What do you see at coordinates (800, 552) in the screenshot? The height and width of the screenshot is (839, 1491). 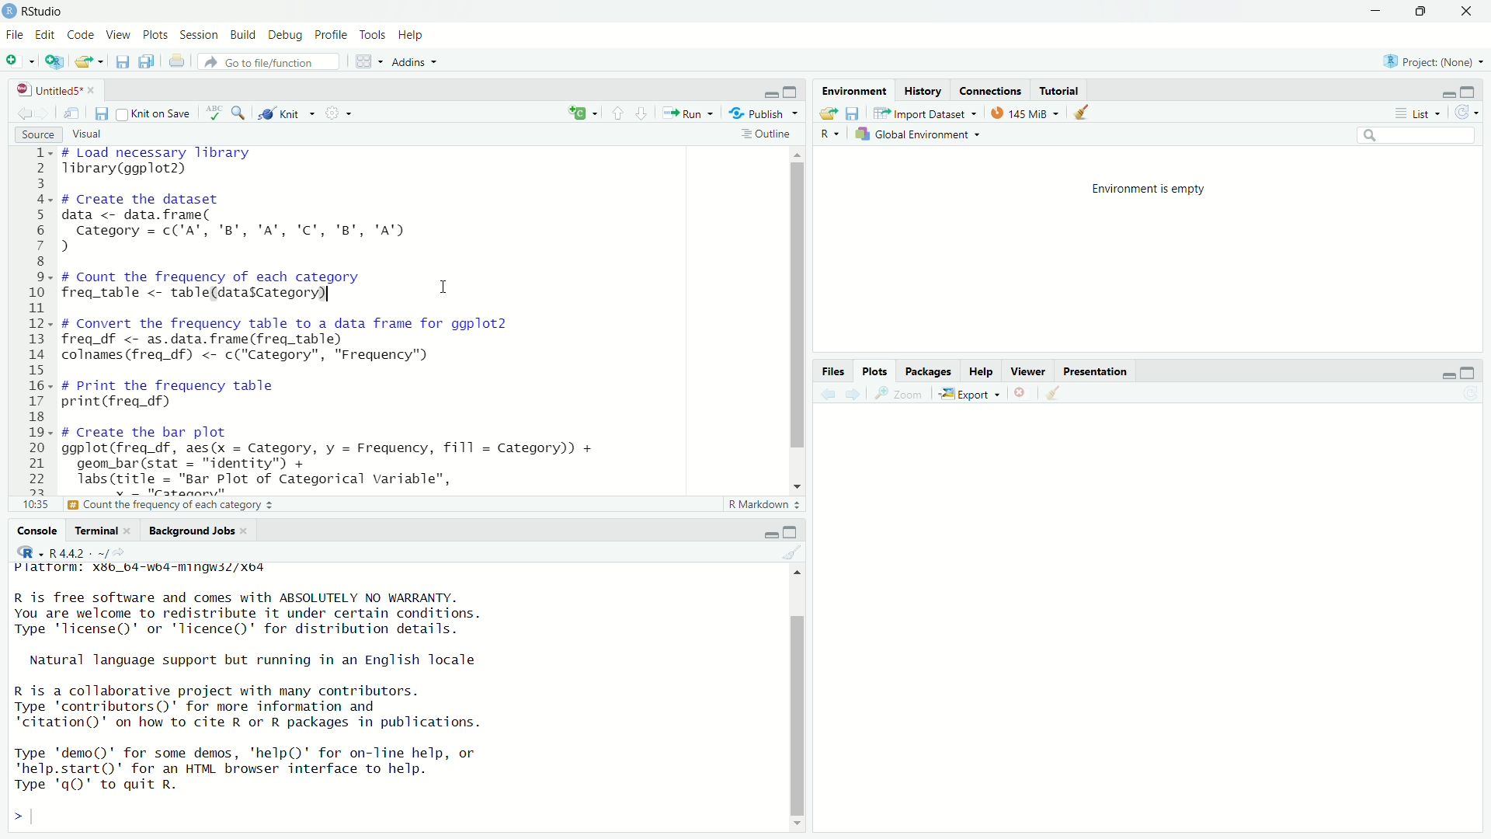 I see `clear console` at bounding box center [800, 552].